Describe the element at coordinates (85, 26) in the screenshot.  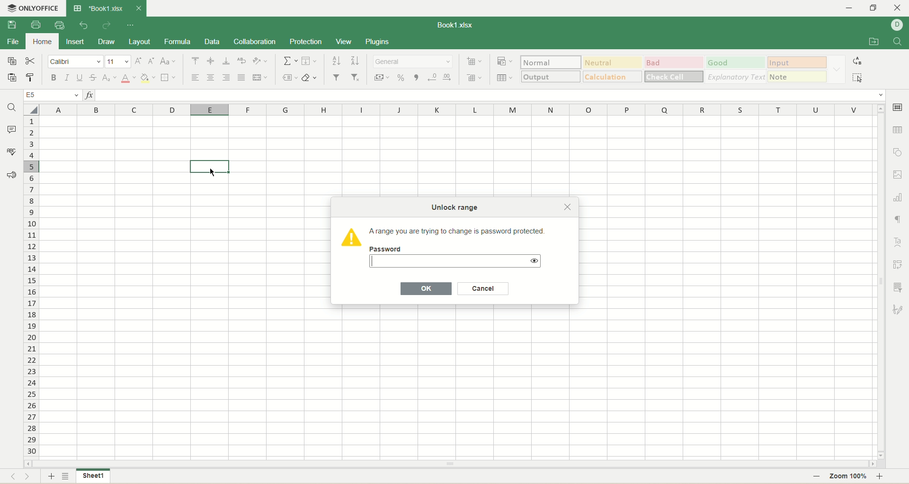
I see `undo` at that location.